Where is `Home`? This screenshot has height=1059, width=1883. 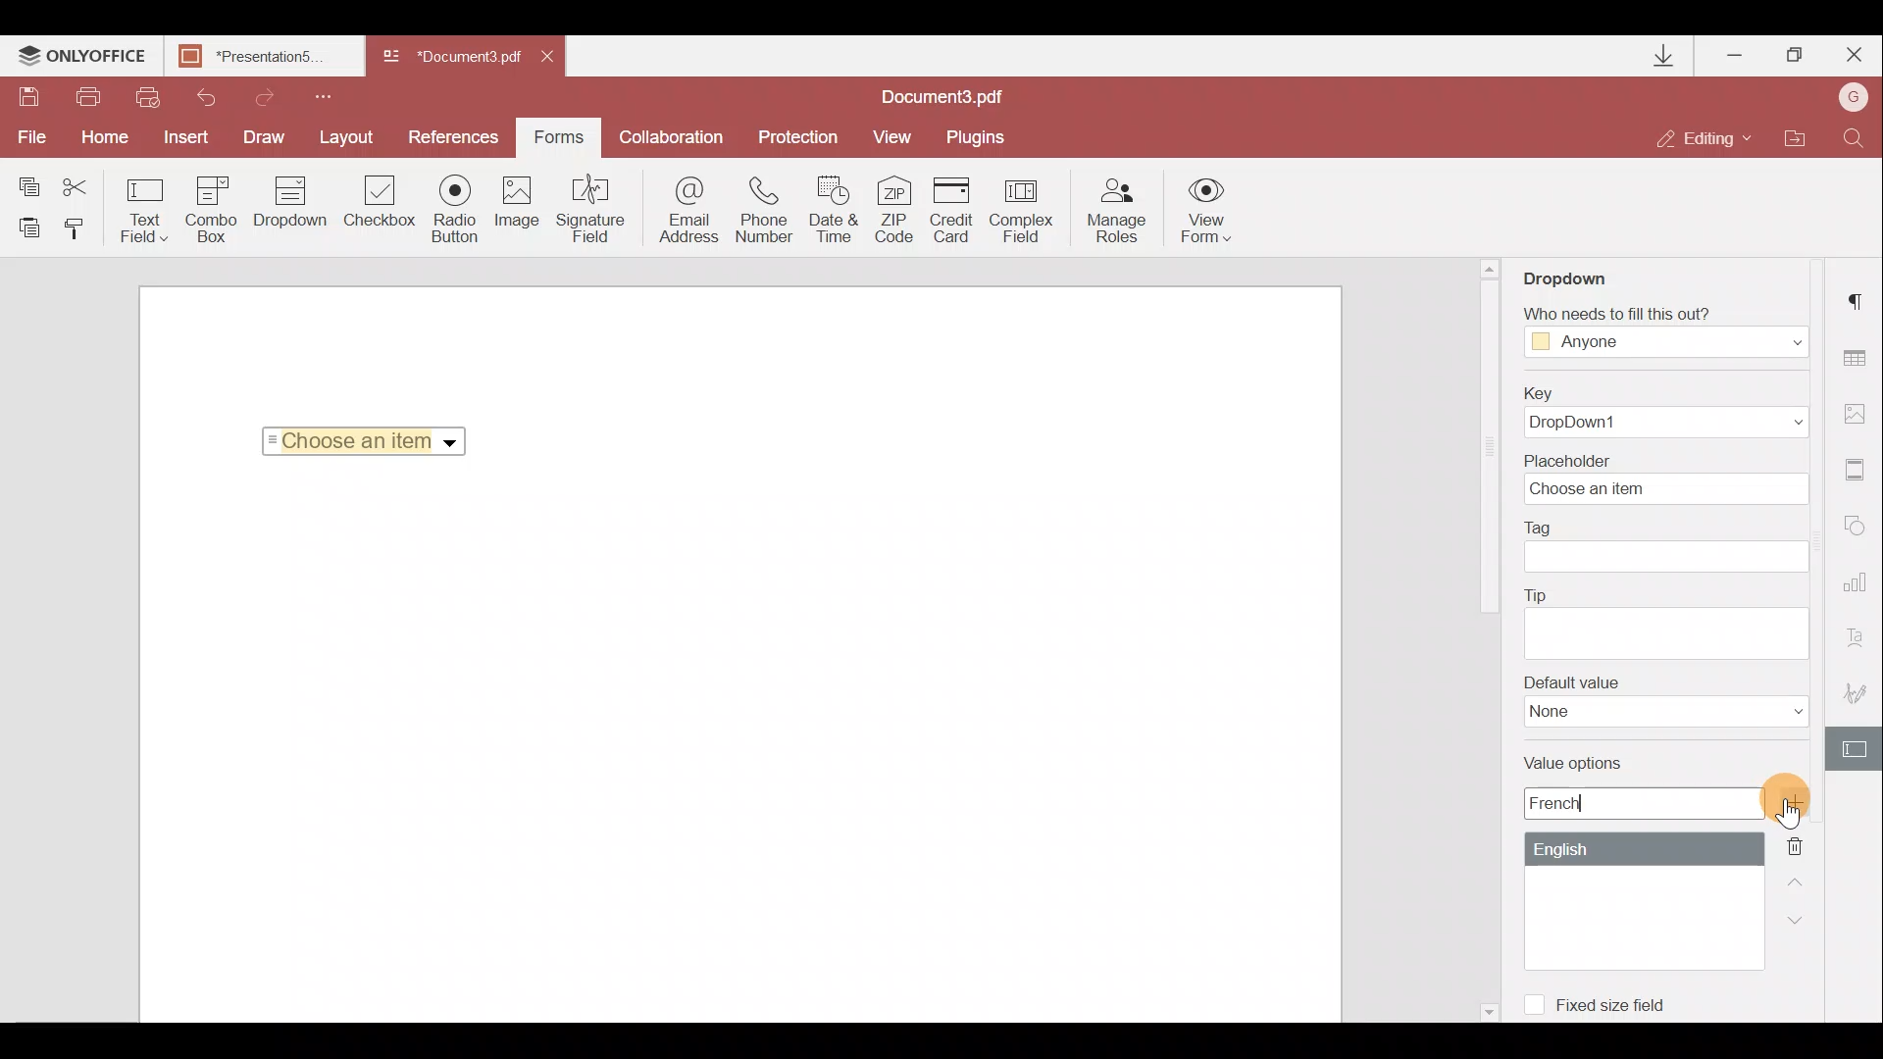 Home is located at coordinates (101, 137).